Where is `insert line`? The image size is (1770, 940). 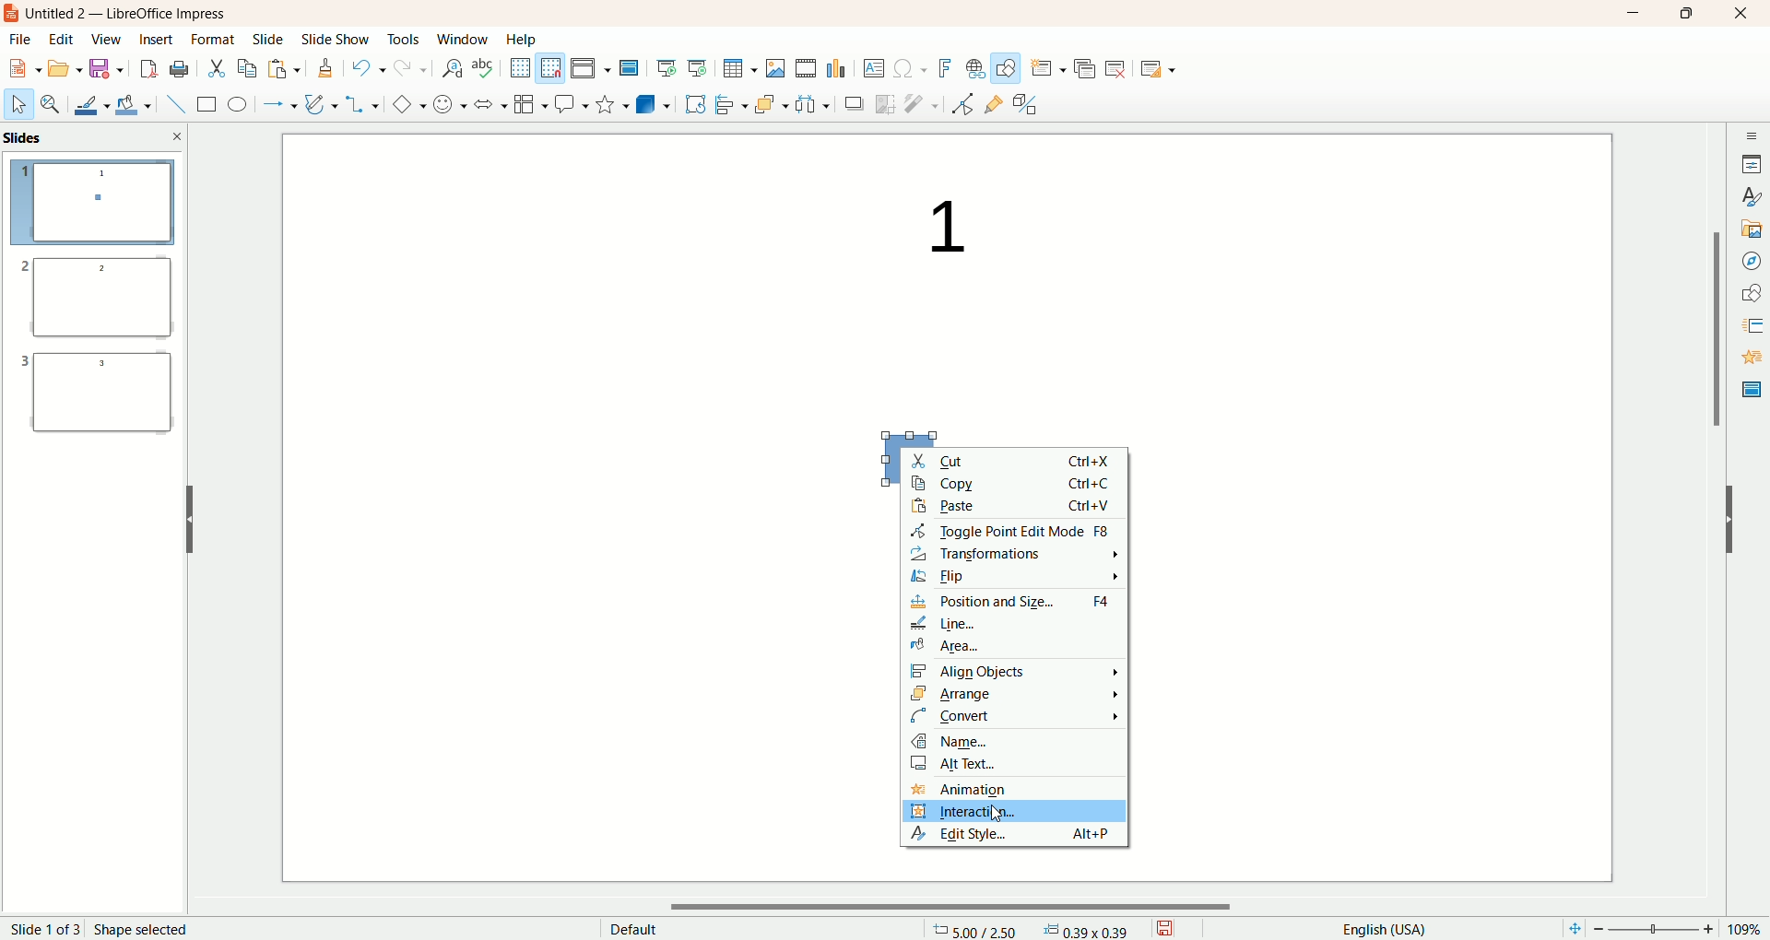 insert line is located at coordinates (170, 104).